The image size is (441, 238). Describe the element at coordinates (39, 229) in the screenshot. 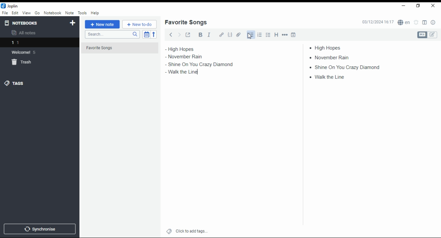

I see `synchronise` at that location.